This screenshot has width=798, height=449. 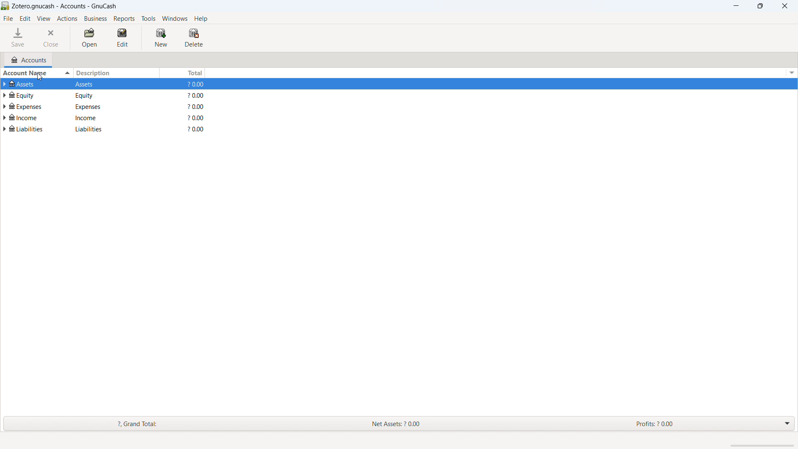 I want to click on title, so click(x=65, y=6).